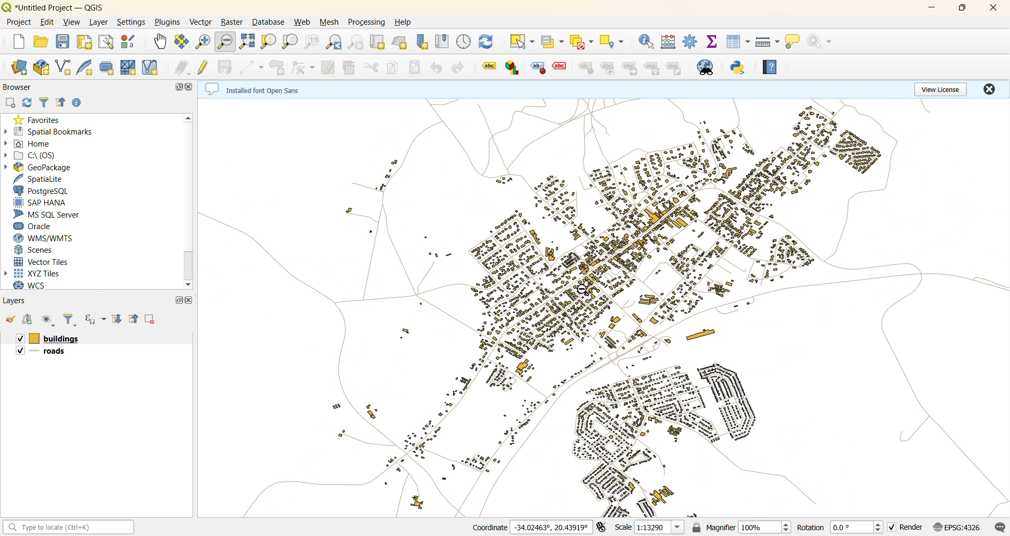 Image resolution: width=1010 pixels, height=536 pixels. What do you see at coordinates (278, 67) in the screenshot?
I see `add polygon` at bounding box center [278, 67].